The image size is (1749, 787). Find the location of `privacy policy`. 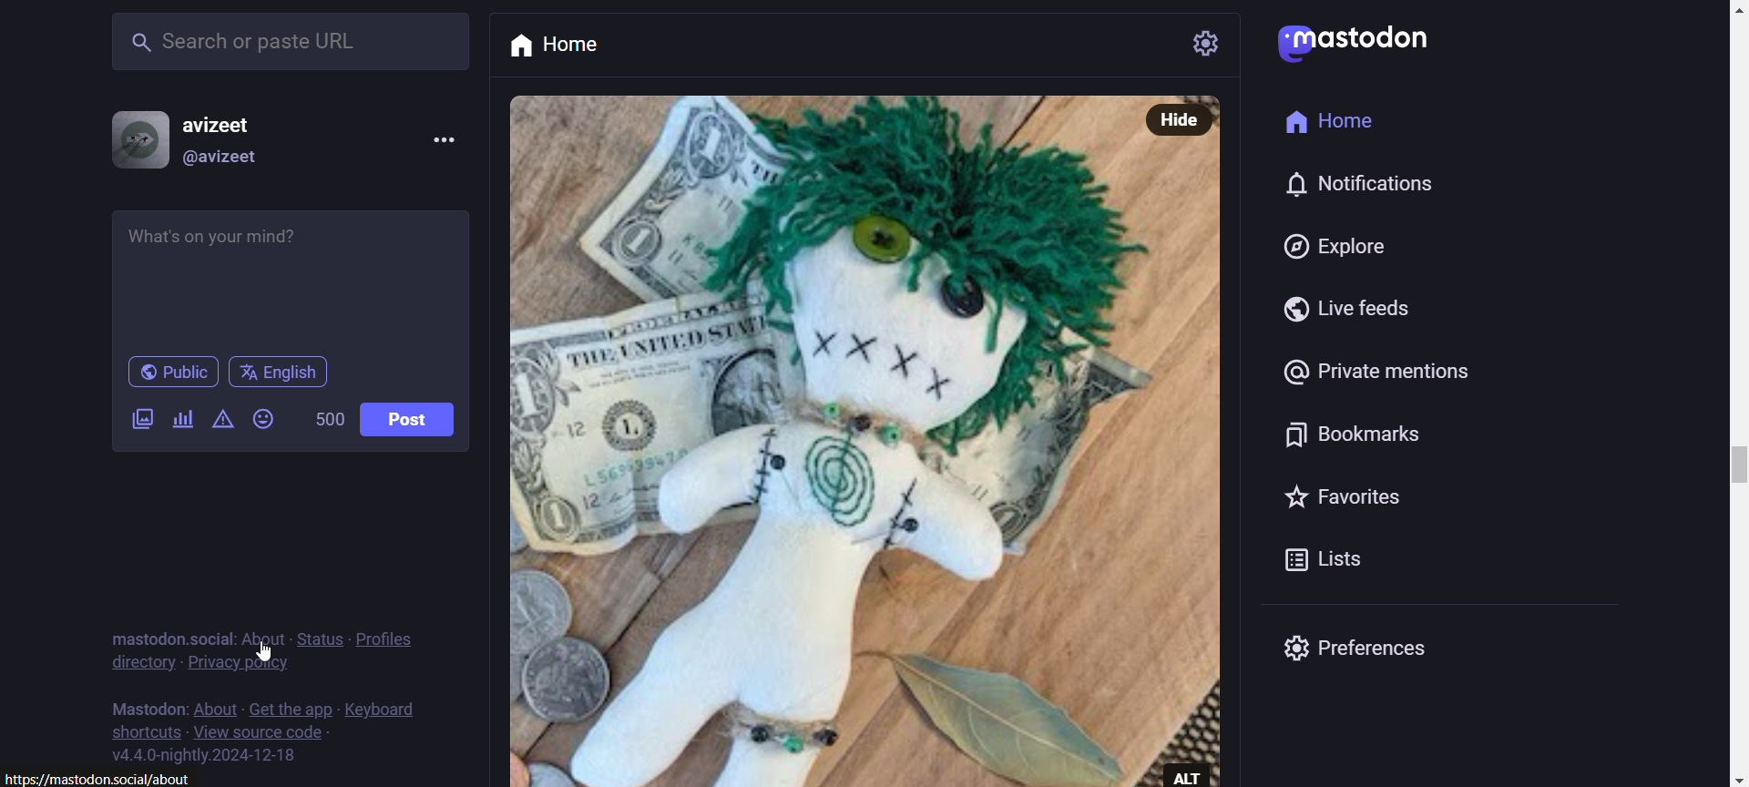

privacy policy is located at coordinates (240, 667).